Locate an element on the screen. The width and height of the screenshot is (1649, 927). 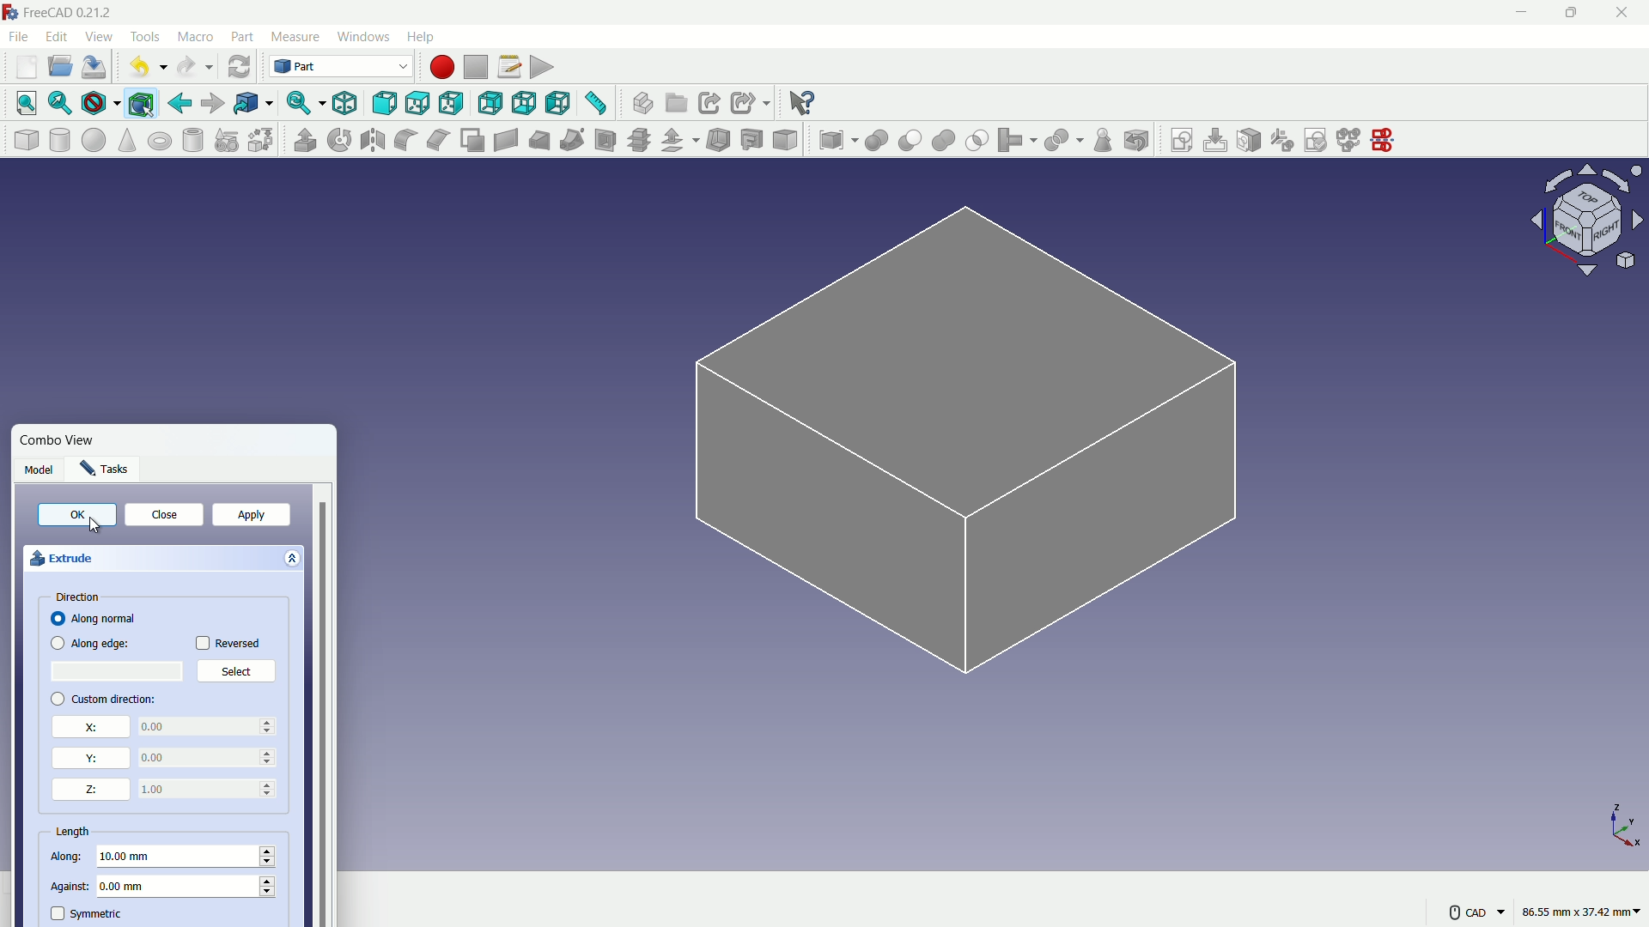
file is located at coordinates (19, 37).